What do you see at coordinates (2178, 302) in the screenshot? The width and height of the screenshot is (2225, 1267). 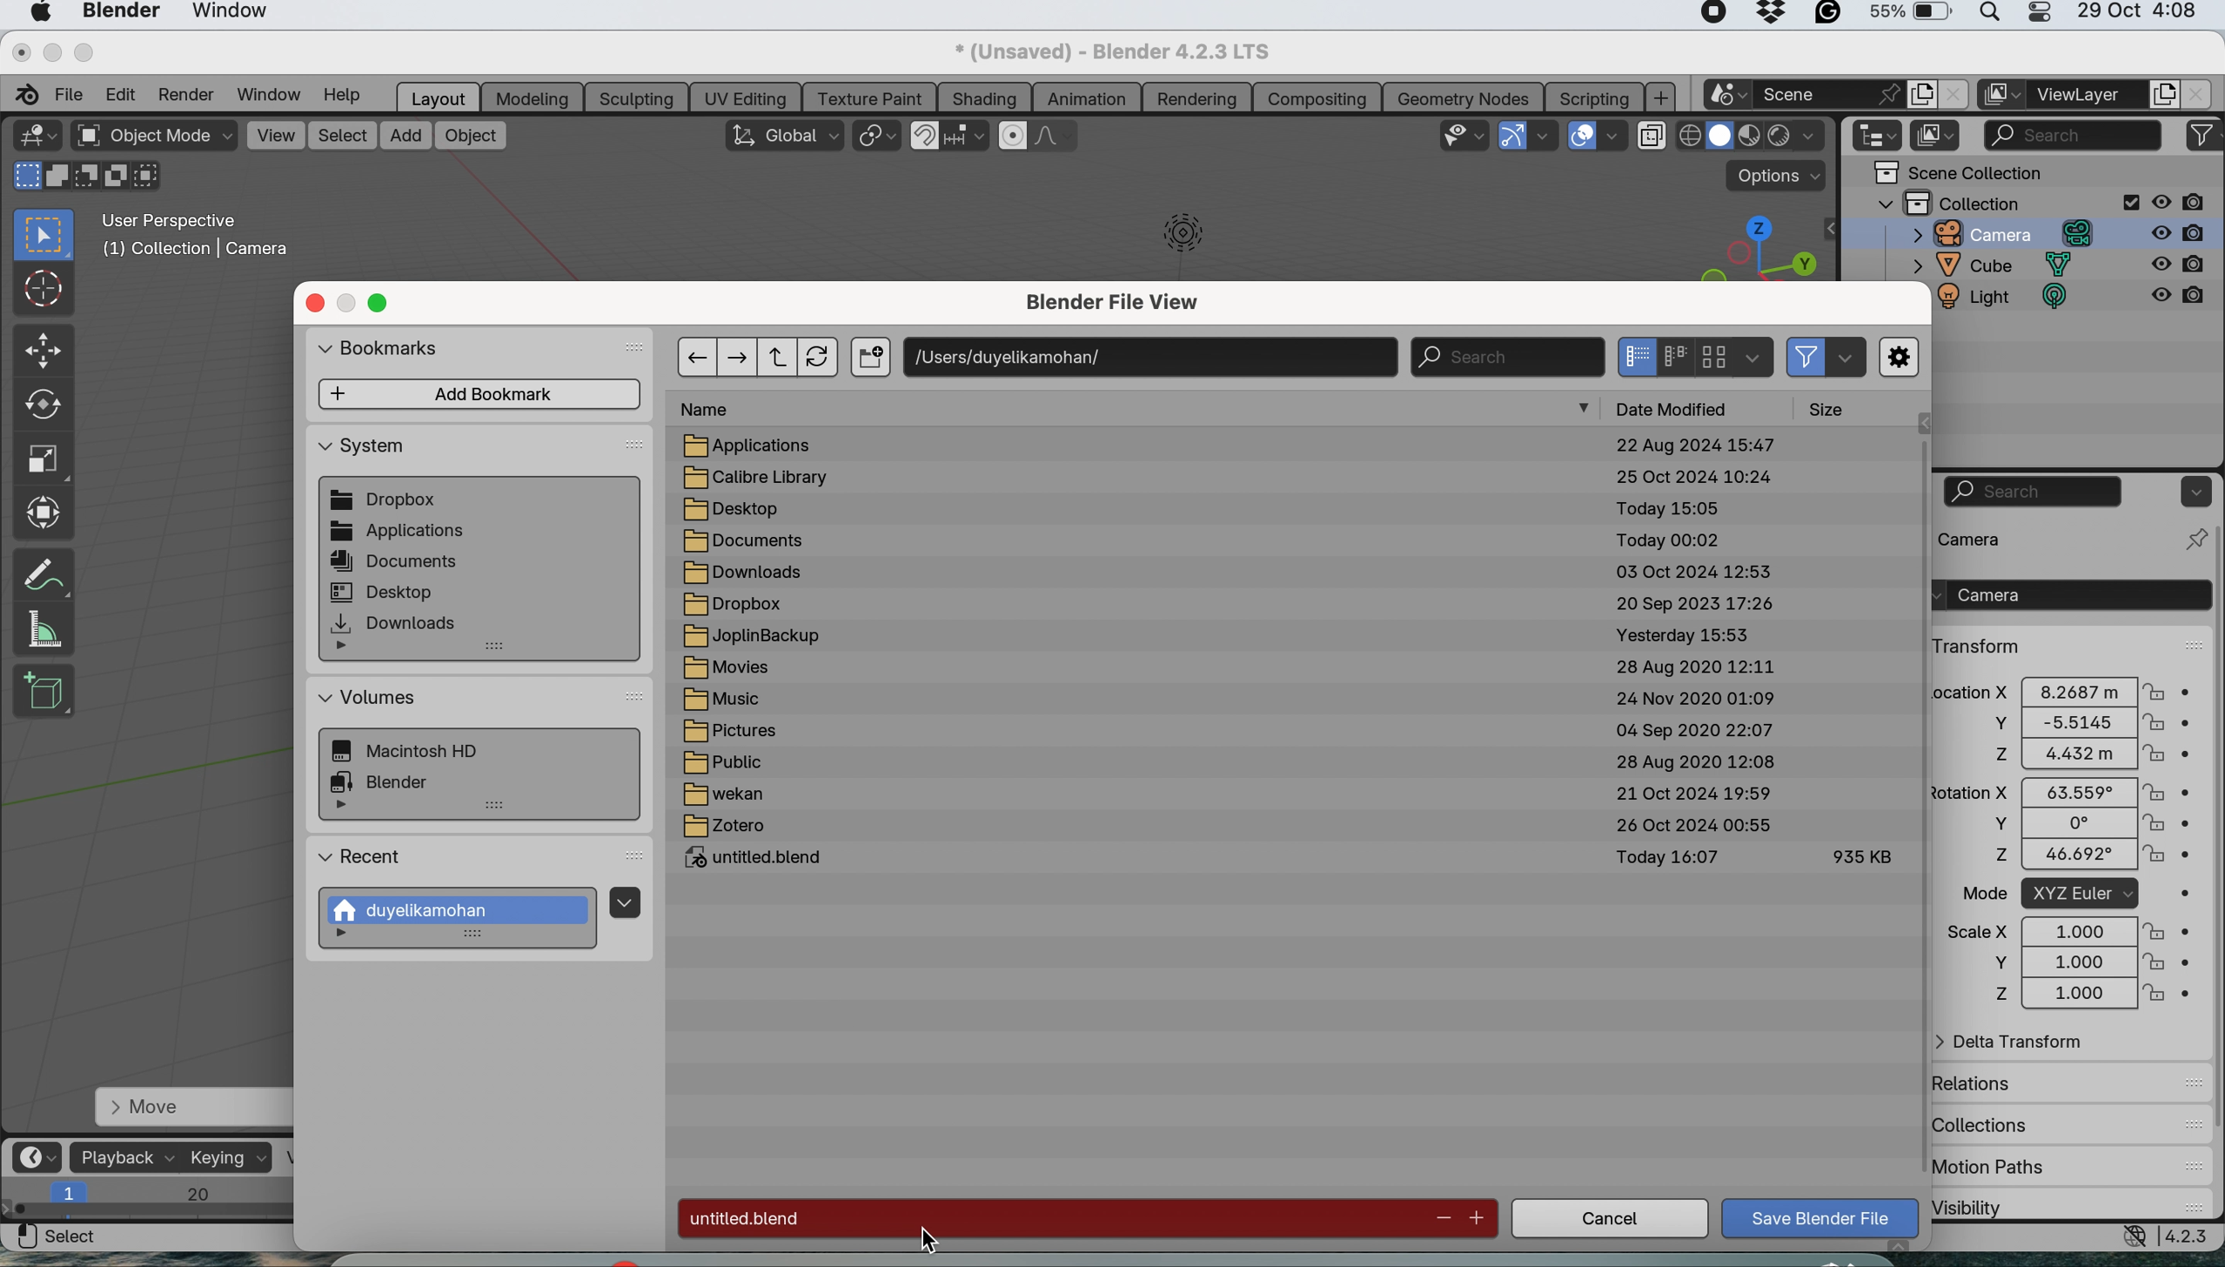 I see `disable in render` at bounding box center [2178, 302].